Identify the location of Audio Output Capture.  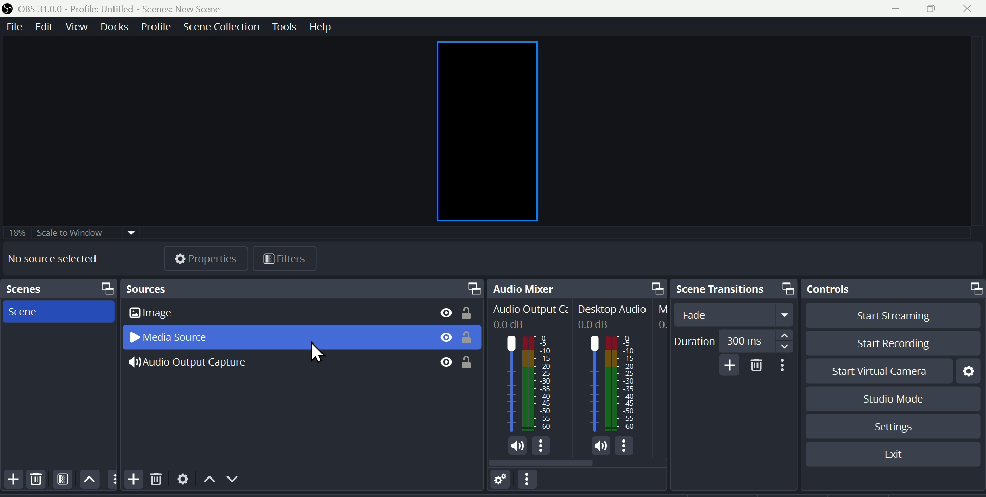
(529, 310).